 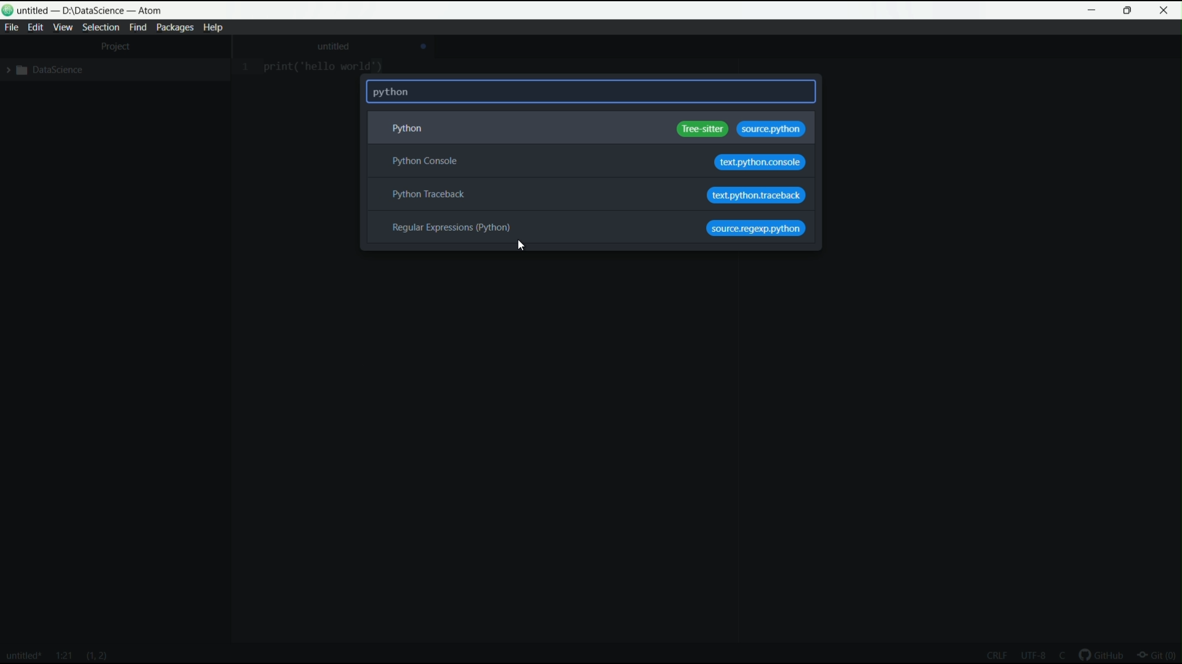 What do you see at coordinates (452, 227) in the screenshot?
I see `regular expression(python)` at bounding box center [452, 227].